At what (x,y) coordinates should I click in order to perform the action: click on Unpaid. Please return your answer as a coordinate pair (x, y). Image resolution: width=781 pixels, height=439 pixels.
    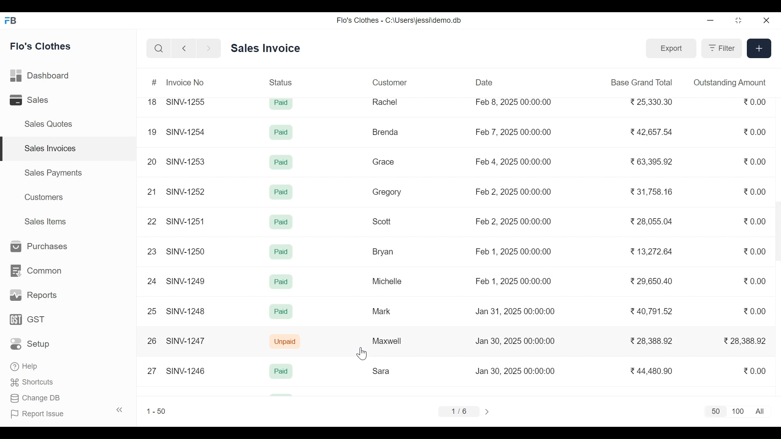
    Looking at the image, I should click on (286, 342).